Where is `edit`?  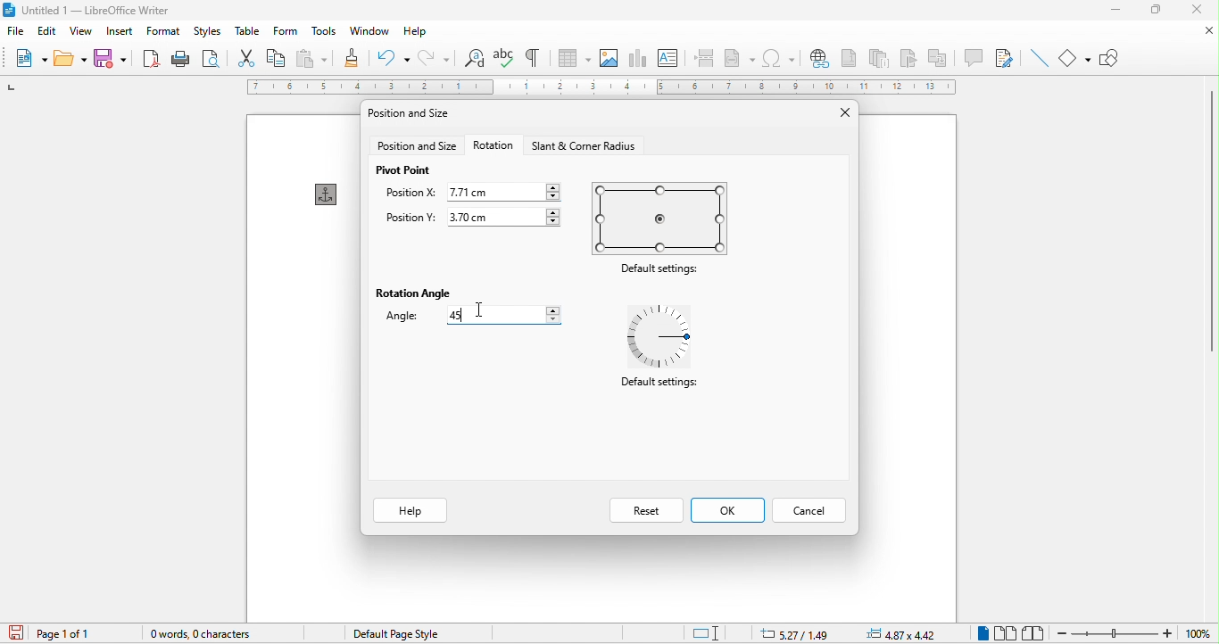 edit is located at coordinates (49, 31).